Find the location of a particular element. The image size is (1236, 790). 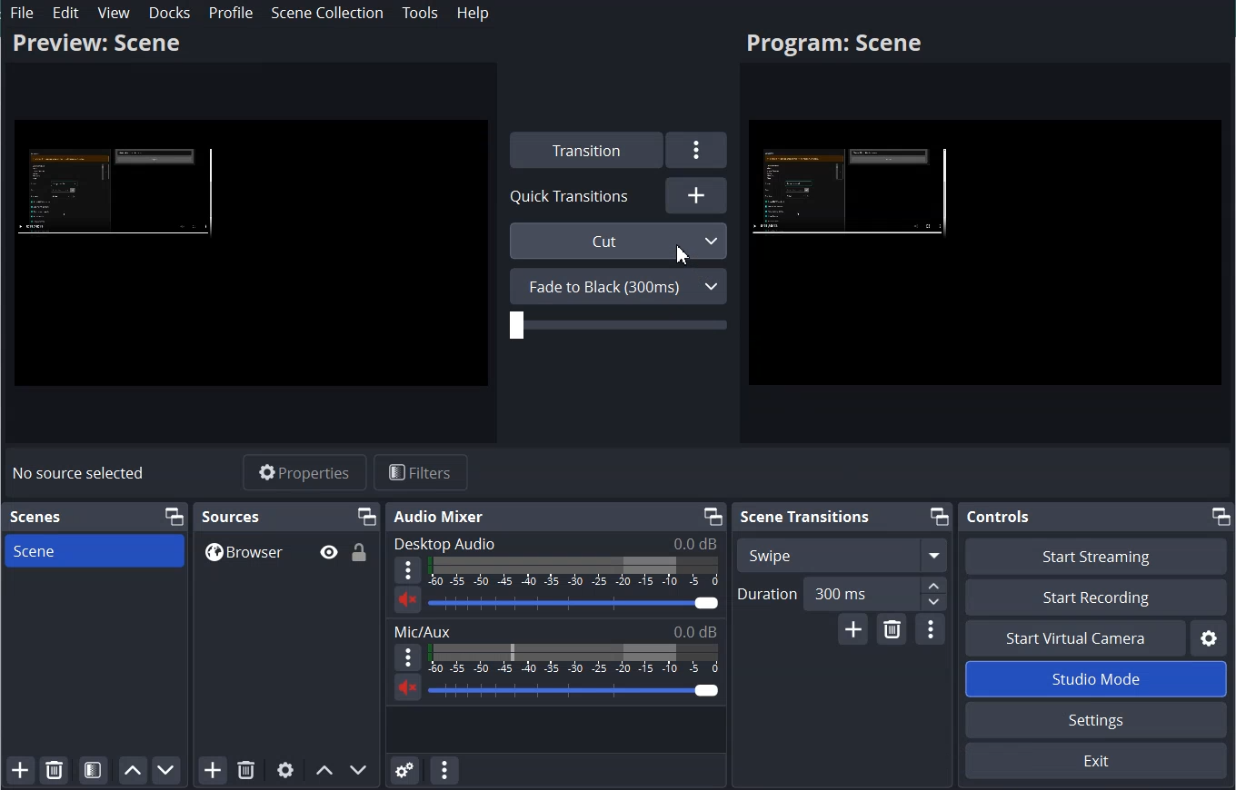

File is located at coordinates (23, 13).